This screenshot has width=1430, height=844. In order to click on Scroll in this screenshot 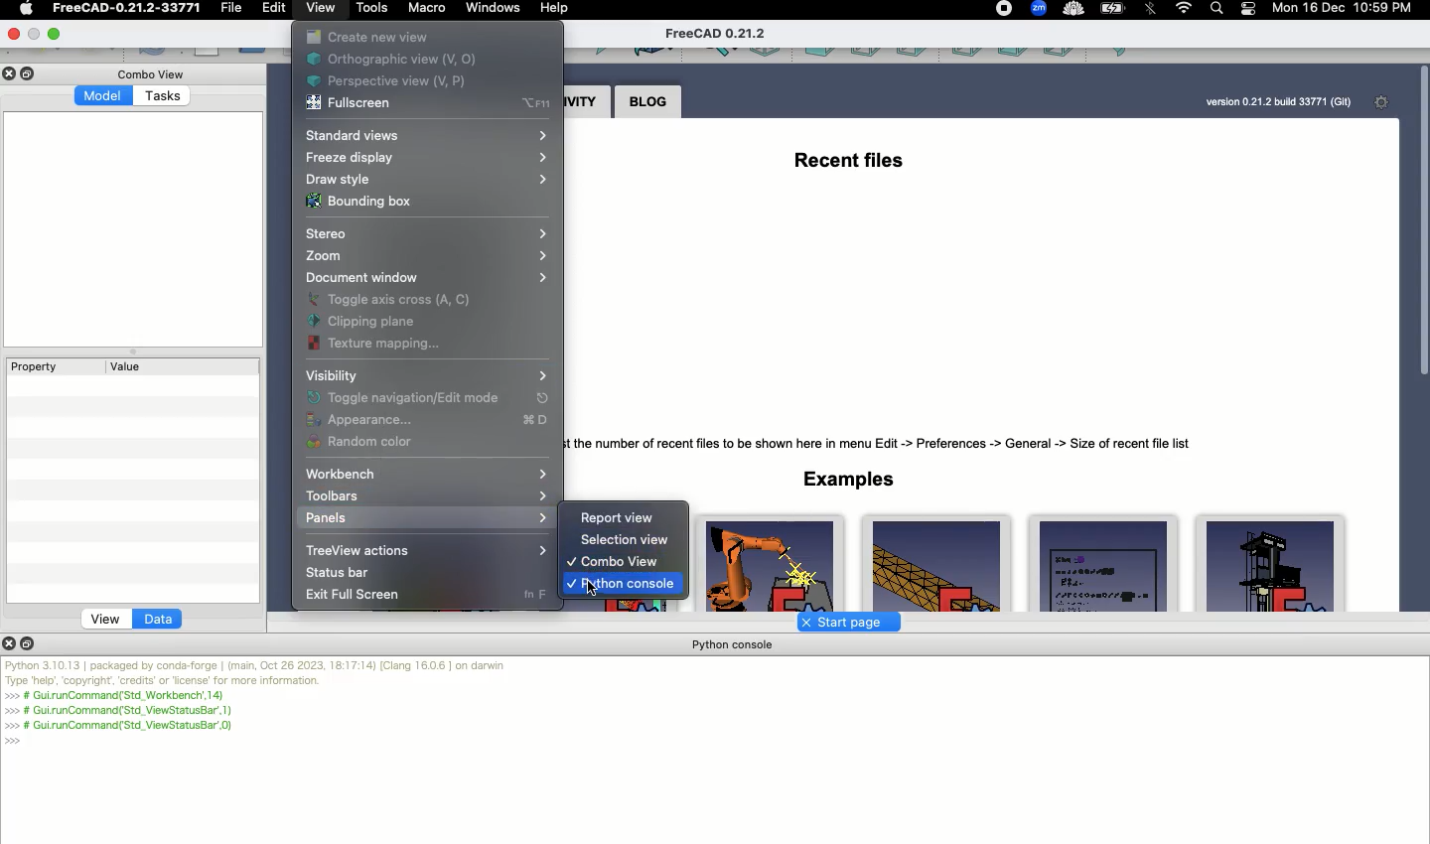, I will do `click(1421, 335)`.